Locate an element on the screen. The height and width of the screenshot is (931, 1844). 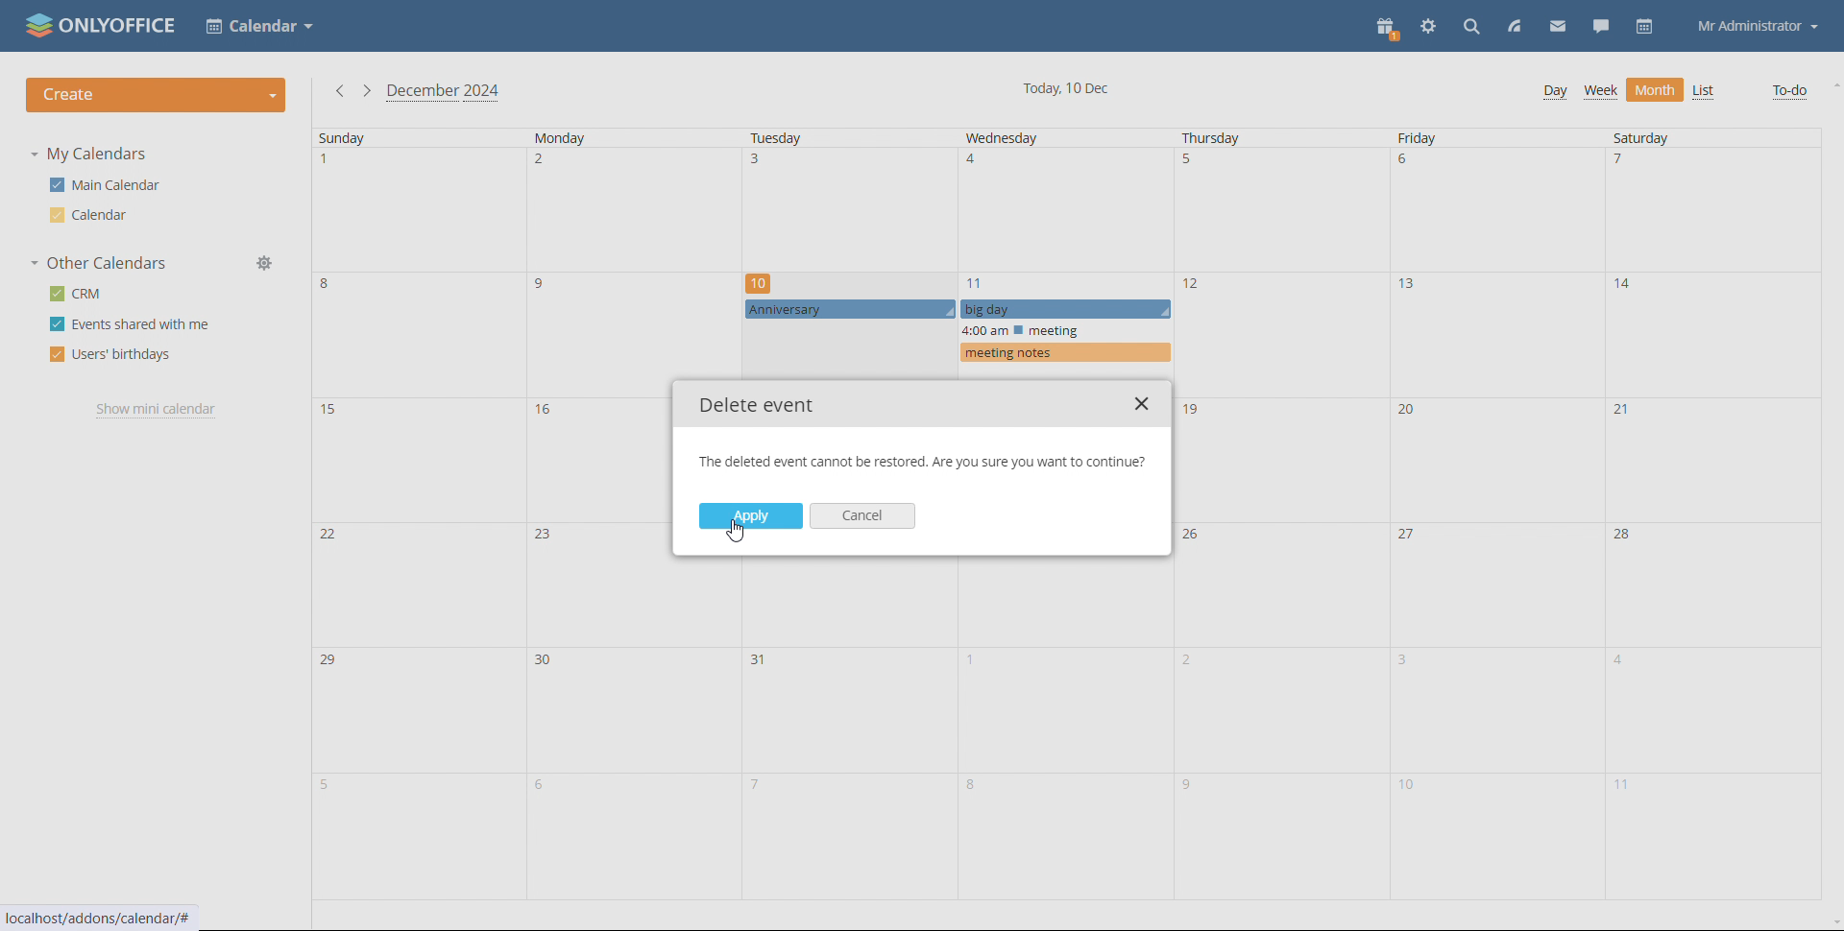
thursday is located at coordinates (1283, 514).